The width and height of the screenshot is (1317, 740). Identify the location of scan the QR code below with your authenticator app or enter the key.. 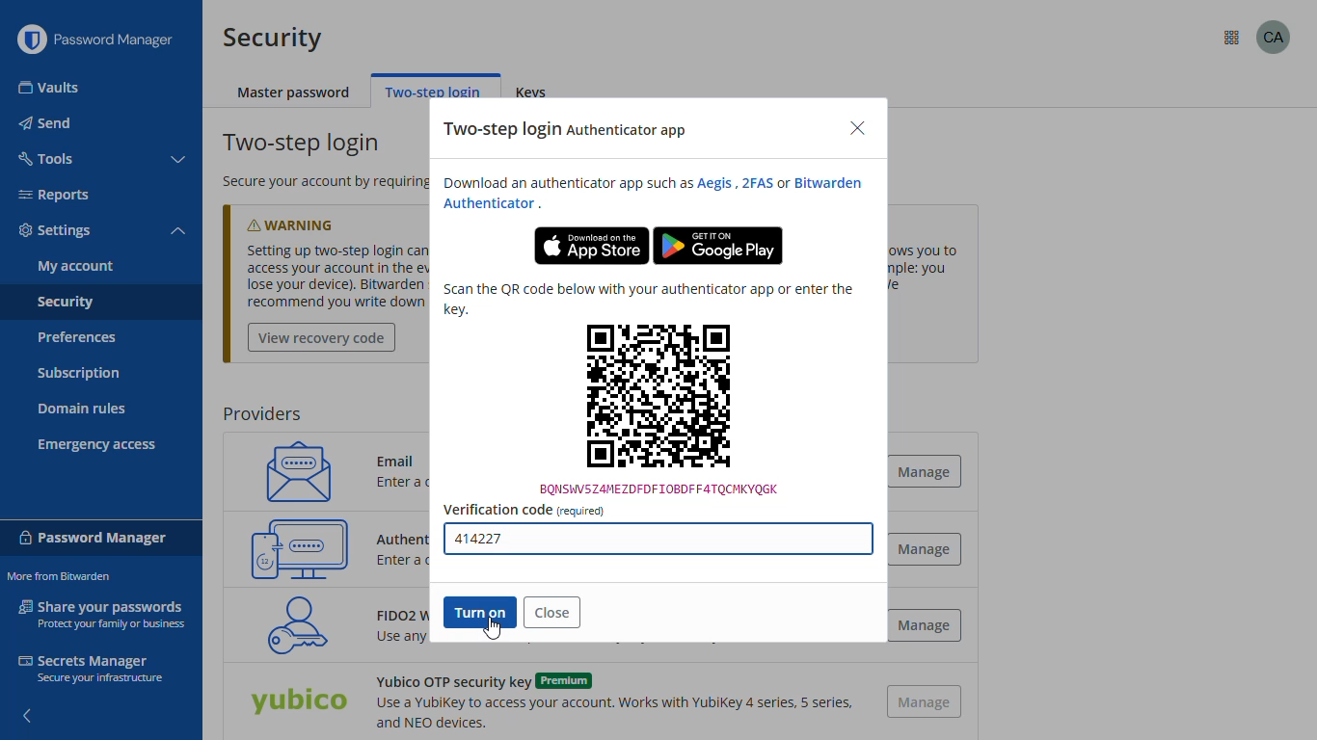
(648, 299).